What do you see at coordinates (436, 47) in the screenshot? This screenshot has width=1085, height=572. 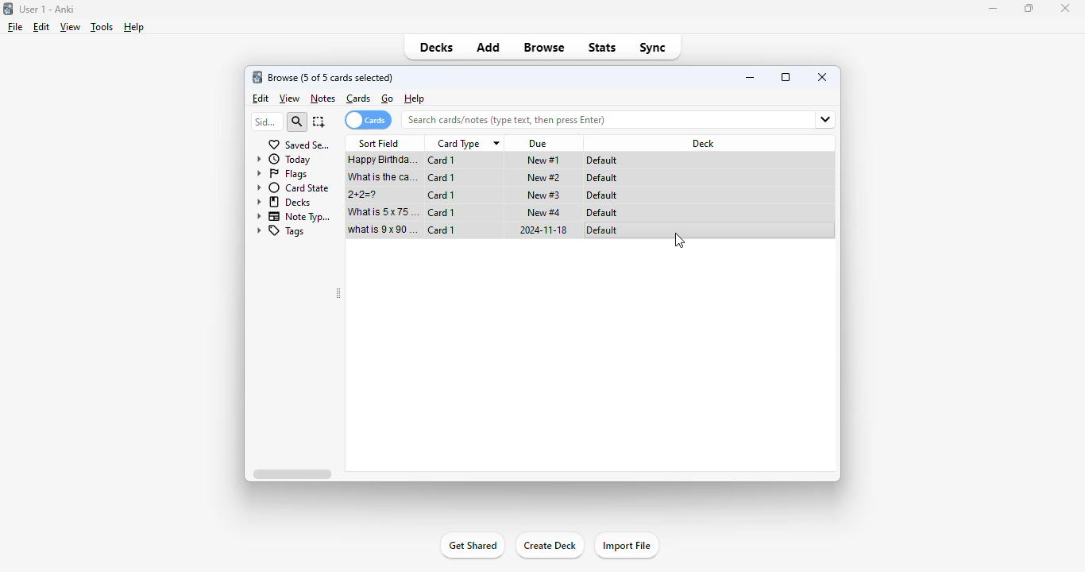 I see `decks` at bounding box center [436, 47].